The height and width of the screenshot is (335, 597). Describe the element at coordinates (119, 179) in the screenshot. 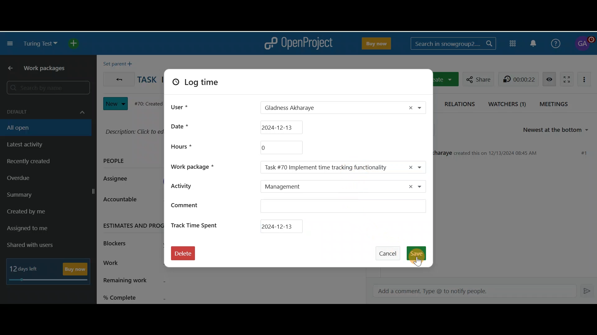

I see `Assignee` at that location.